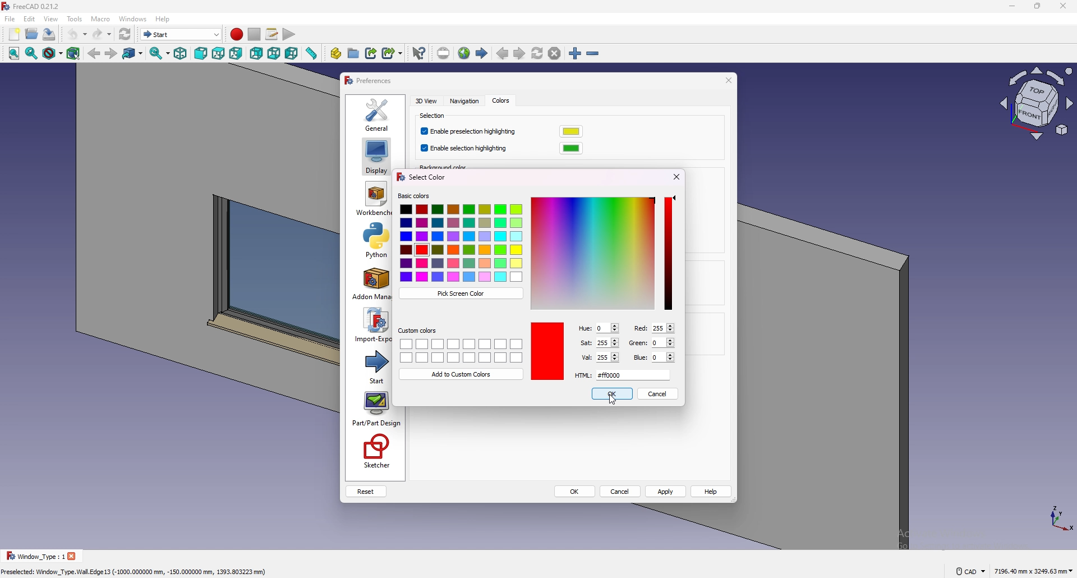 This screenshot has width=1077, height=578. Describe the element at coordinates (538, 53) in the screenshot. I see `refresh web page` at that location.